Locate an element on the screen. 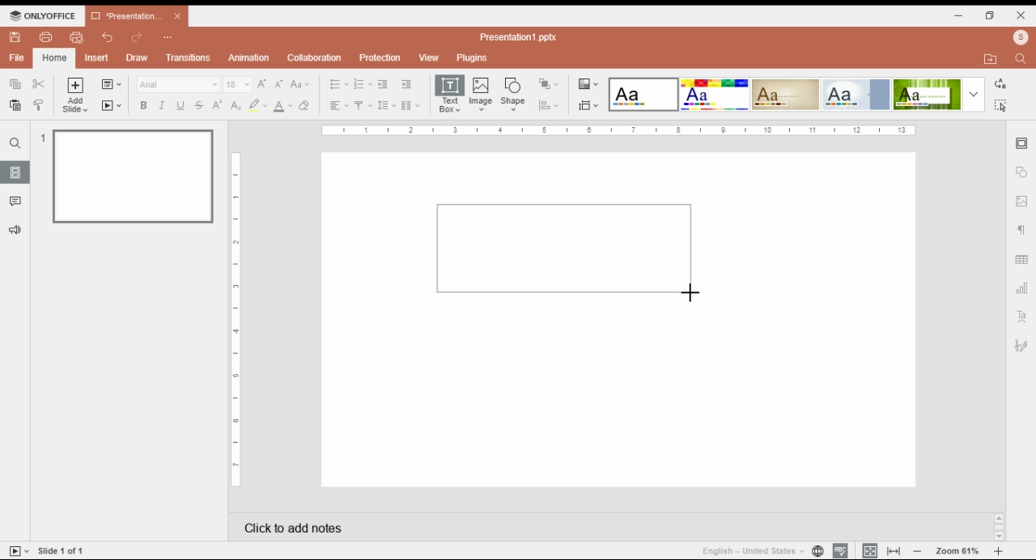  *Presentation... is located at coordinates (123, 15).